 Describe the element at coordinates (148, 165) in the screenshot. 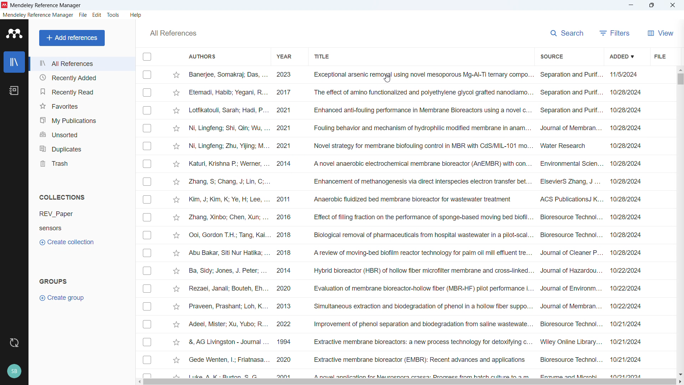

I see `click to select individual entry` at that location.